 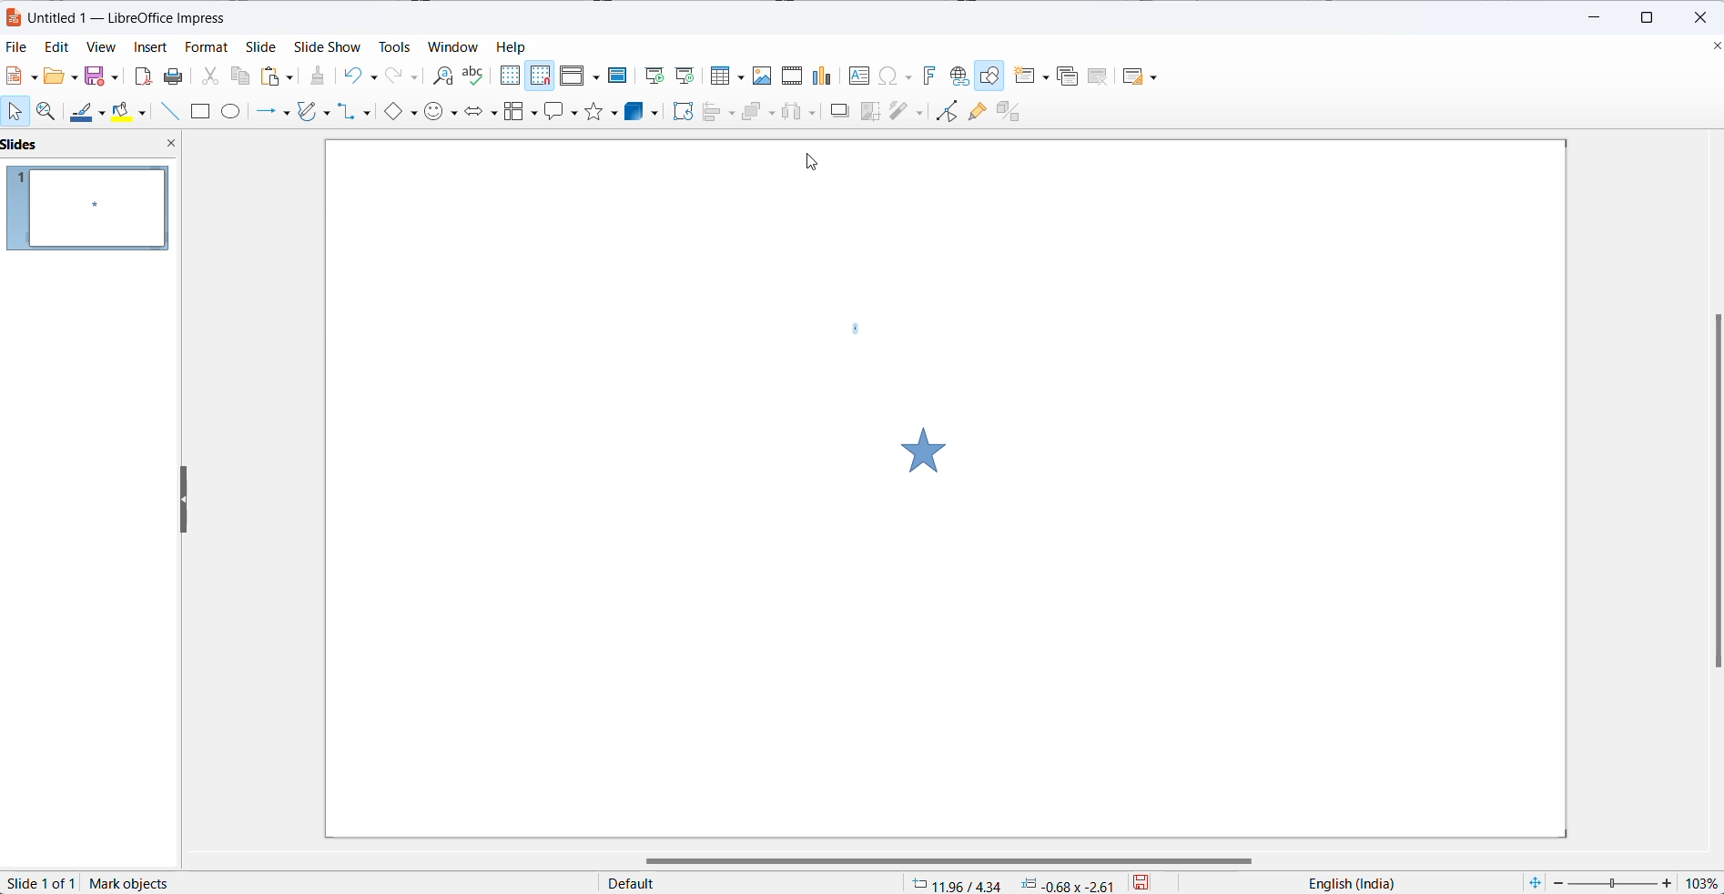 What do you see at coordinates (327, 46) in the screenshot?
I see `slide show` at bounding box center [327, 46].